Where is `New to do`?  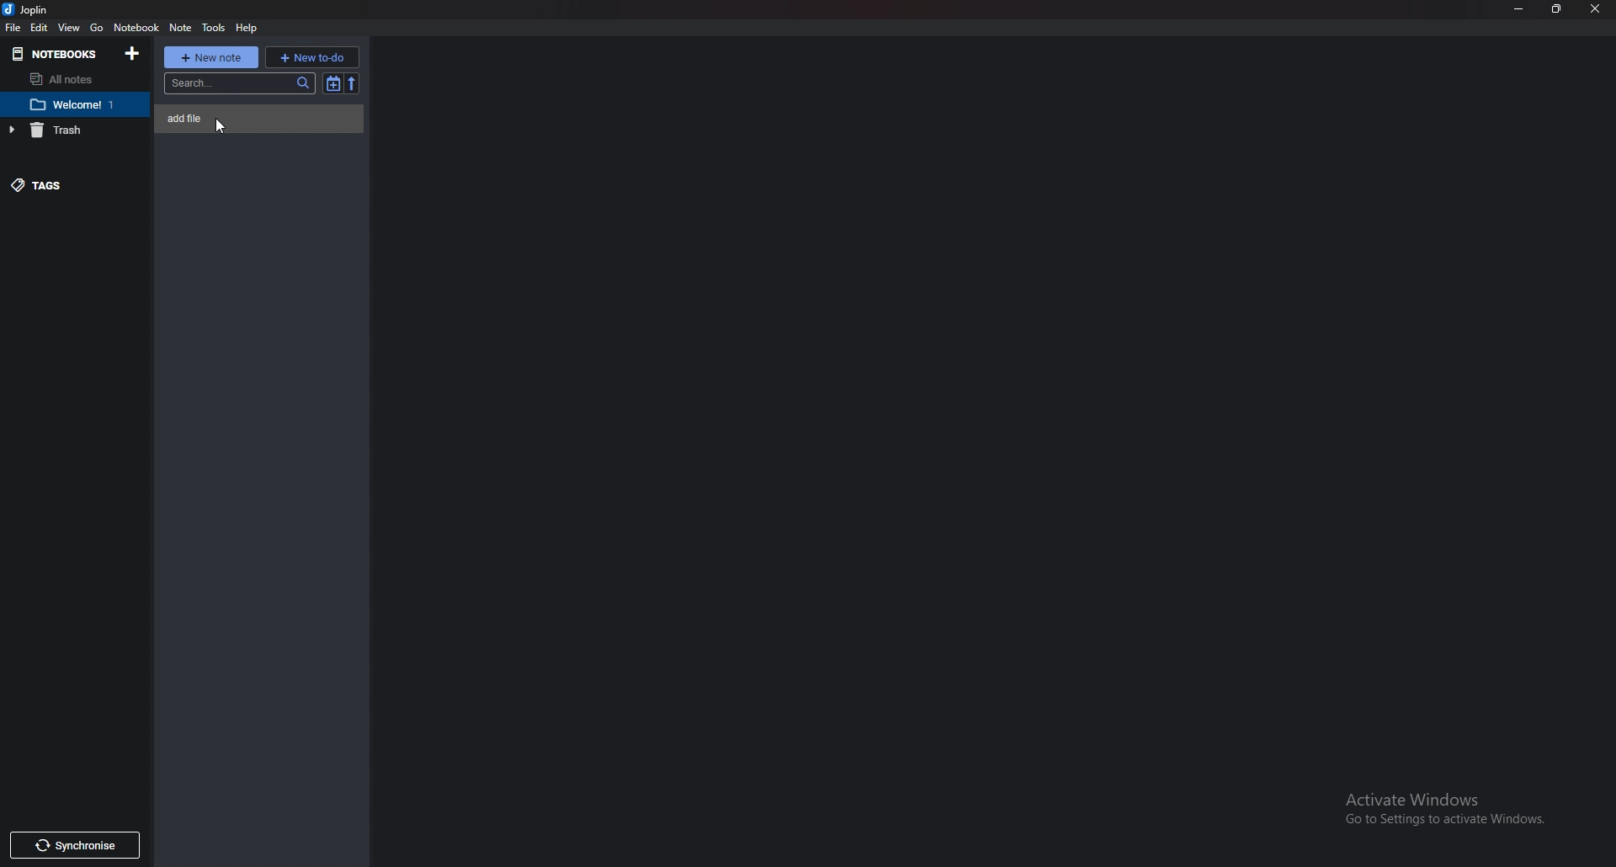
New to do is located at coordinates (312, 56).